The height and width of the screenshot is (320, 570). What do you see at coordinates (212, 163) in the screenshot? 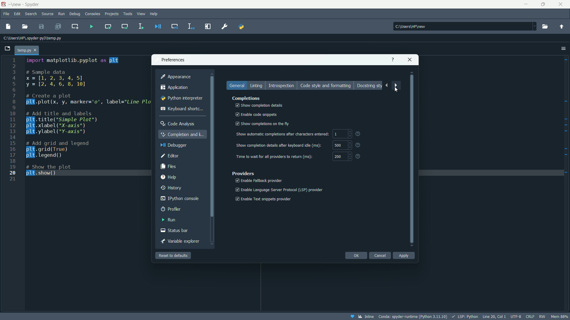
I see `scroll bar` at bounding box center [212, 163].